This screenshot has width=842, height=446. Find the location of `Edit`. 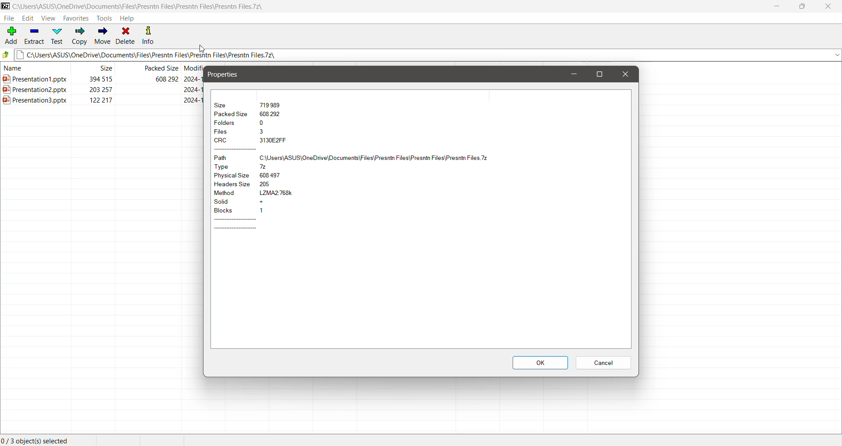

Edit is located at coordinates (29, 18).